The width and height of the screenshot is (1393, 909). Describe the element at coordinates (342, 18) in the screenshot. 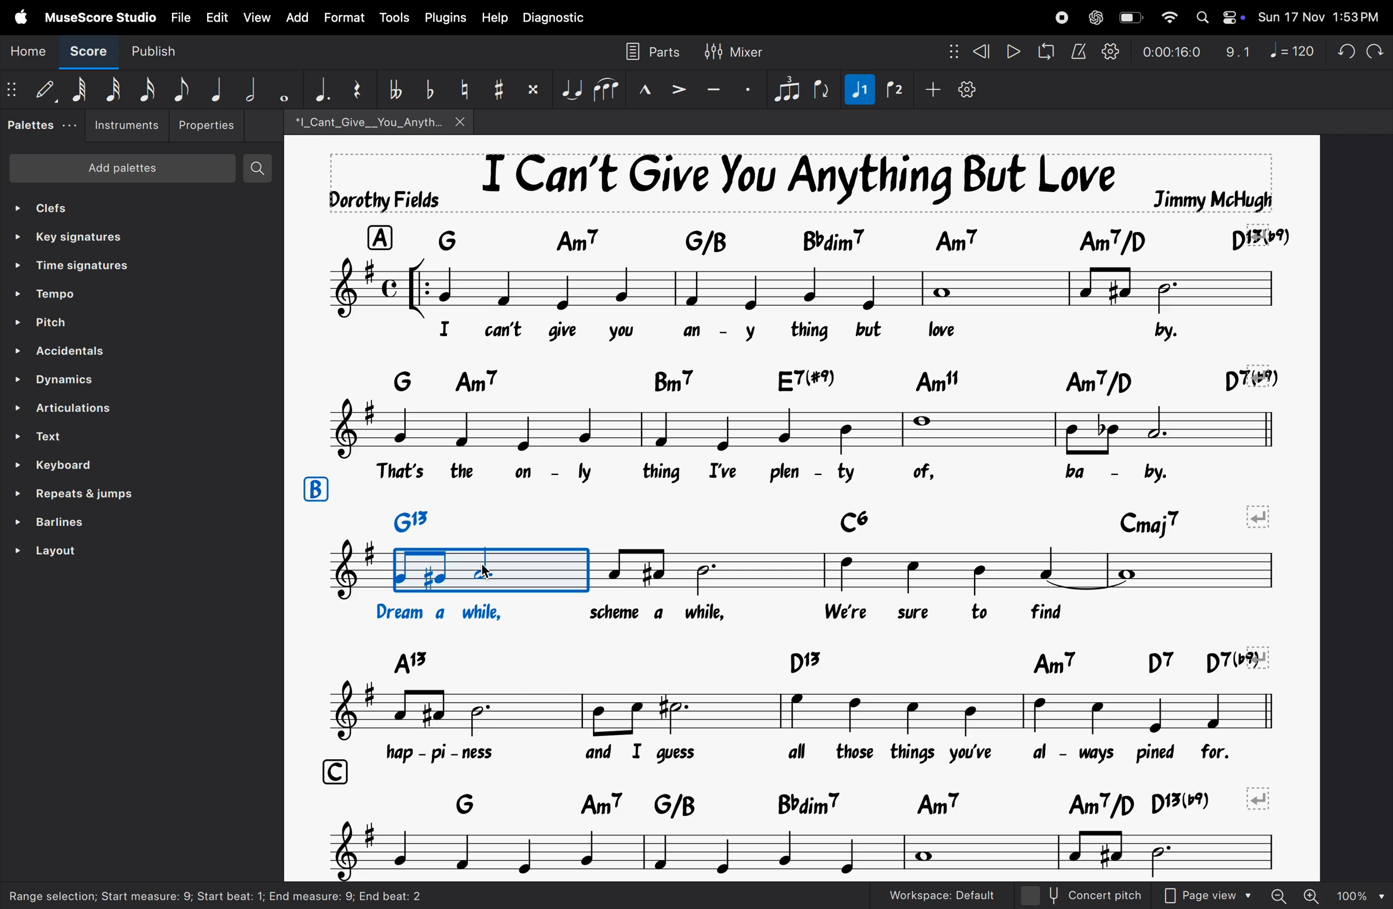

I see `Format` at that location.